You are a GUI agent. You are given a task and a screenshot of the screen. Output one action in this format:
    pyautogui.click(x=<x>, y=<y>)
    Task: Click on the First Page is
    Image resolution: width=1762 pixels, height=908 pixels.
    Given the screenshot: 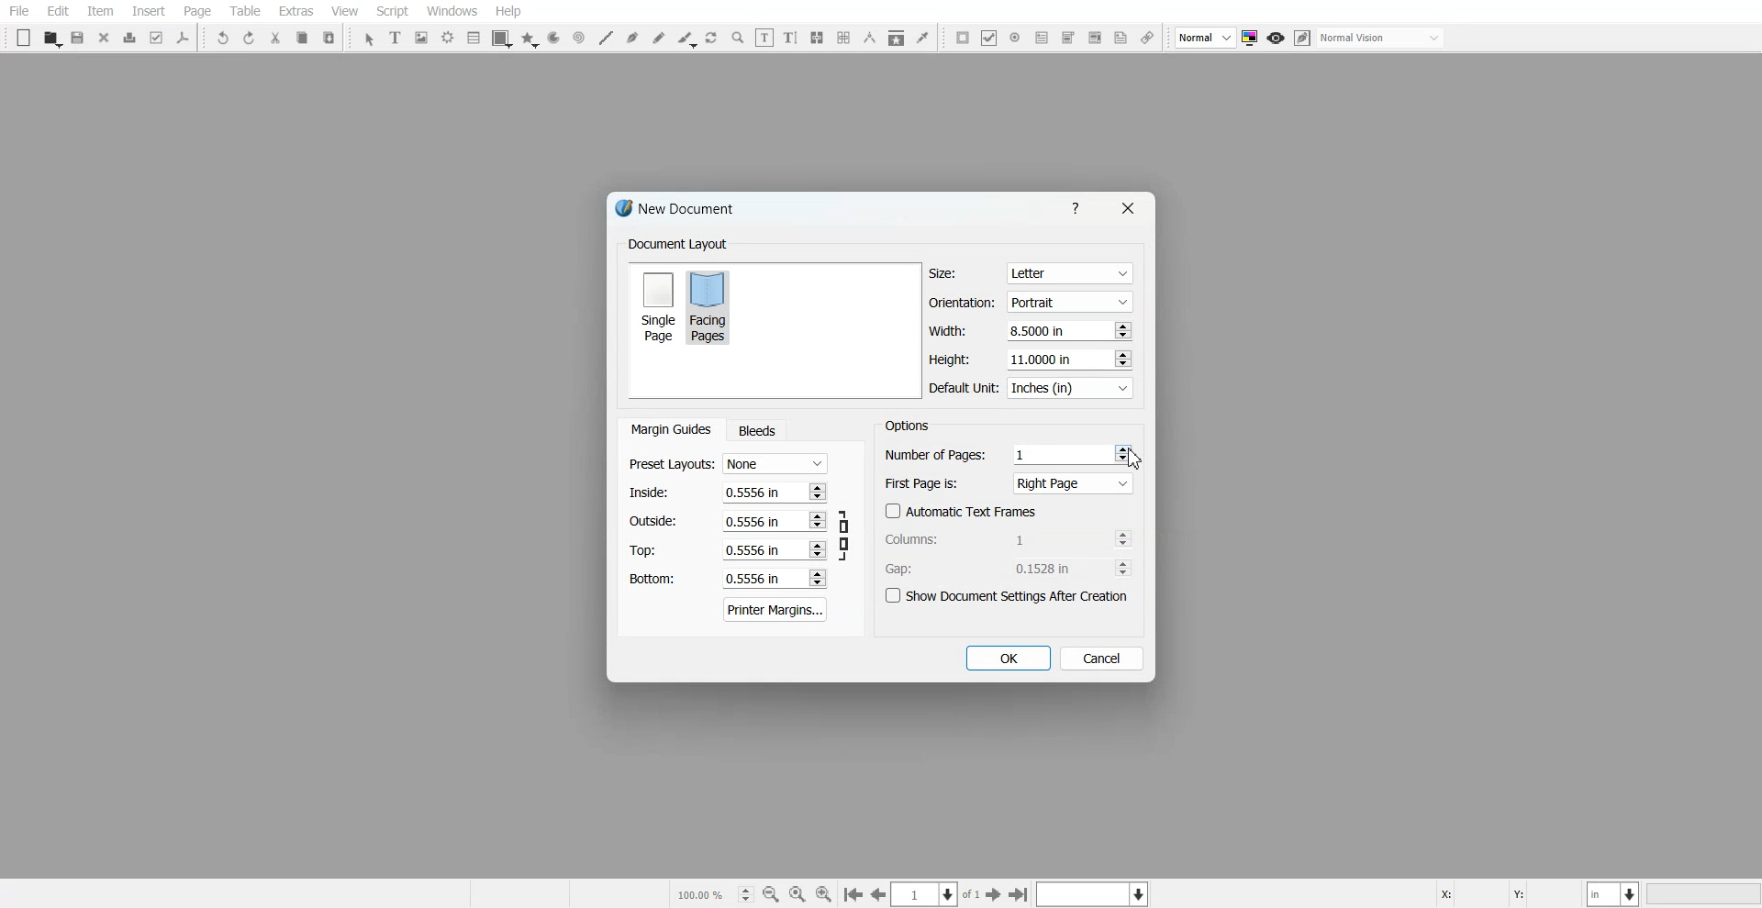 What is the action you would take?
    pyautogui.click(x=1009, y=482)
    